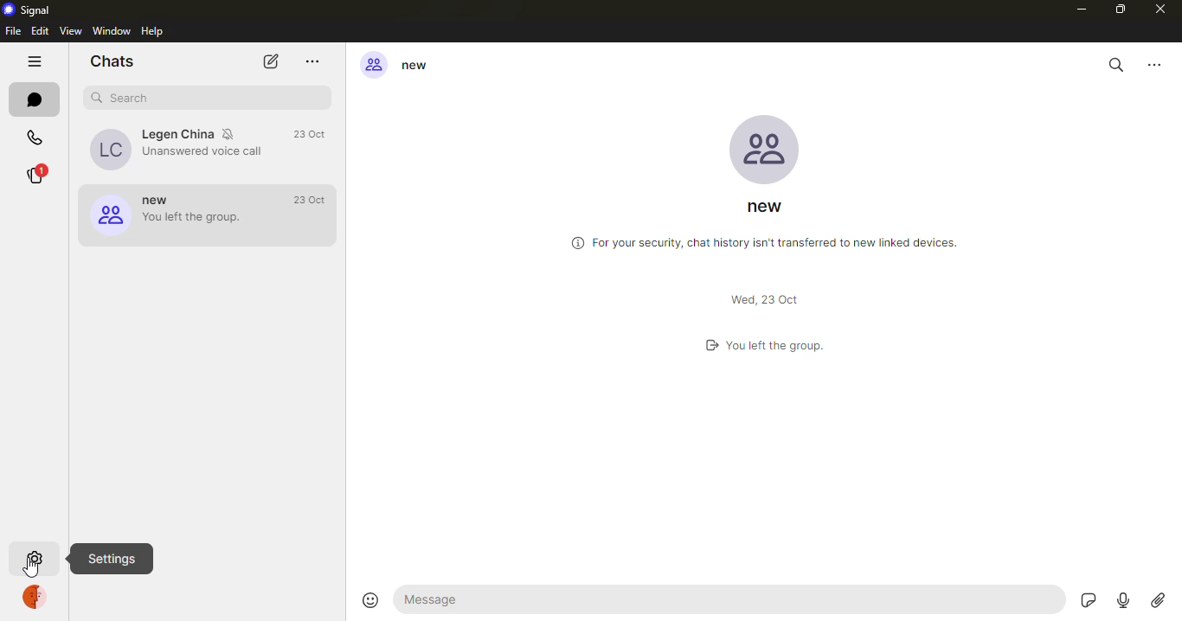 This screenshot has height=621, width=1182. What do you see at coordinates (310, 134) in the screenshot?
I see `date` at bounding box center [310, 134].